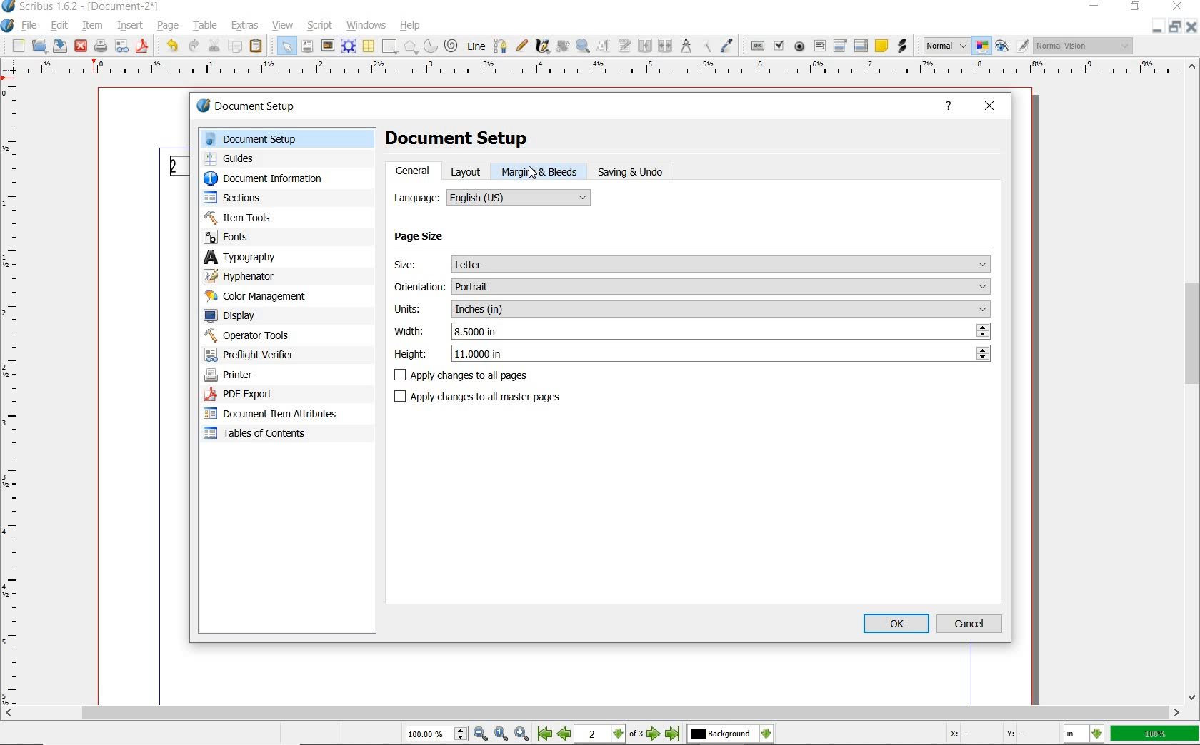  Describe the element at coordinates (896, 623) in the screenshot. I see `ok` at that location.